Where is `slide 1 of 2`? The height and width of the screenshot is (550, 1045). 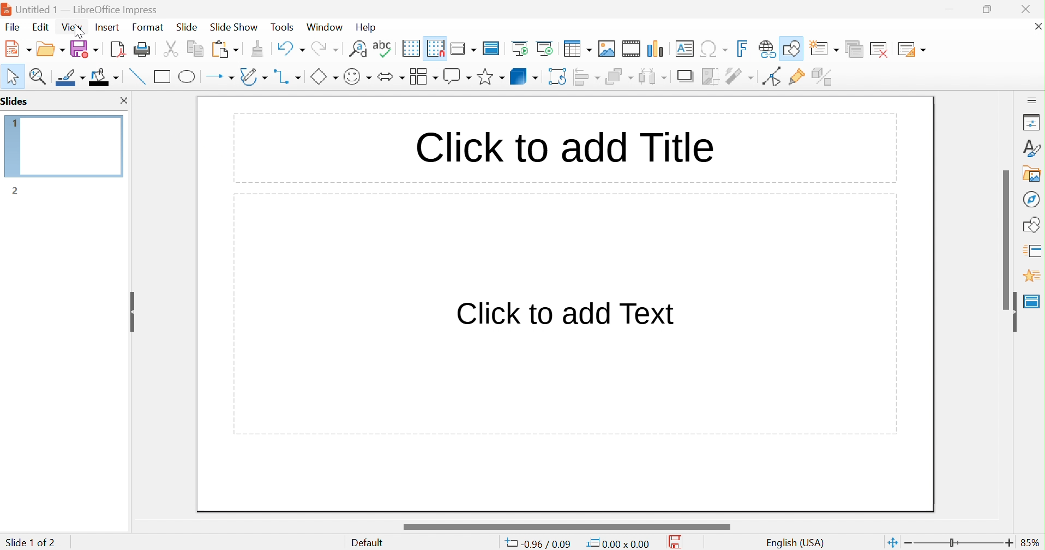 slide 1 of 2 is located at coordinates (30, 542).